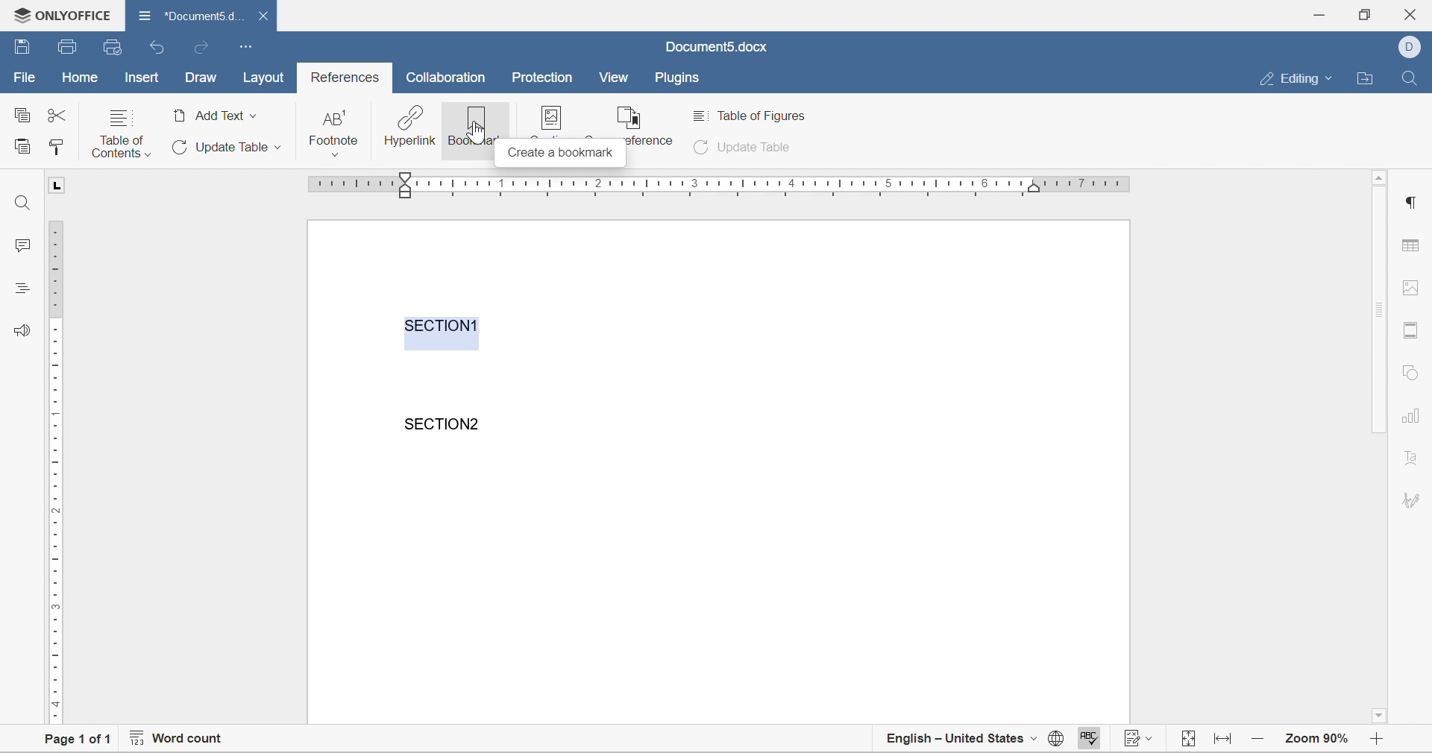 This screenshot has height=753, width=1432. What do you see at coordinates (754, 116) in the screenshot?
I see `table of figures` at bounding box center [754, 116].